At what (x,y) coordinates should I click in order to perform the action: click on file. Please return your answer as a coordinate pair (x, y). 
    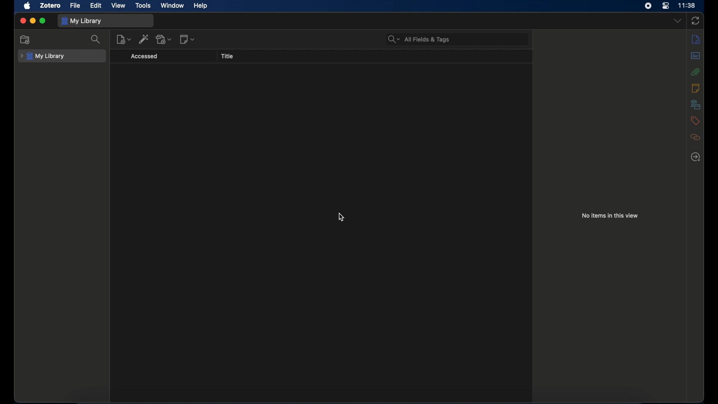
    Looking at the image, I should click on (76, 5).